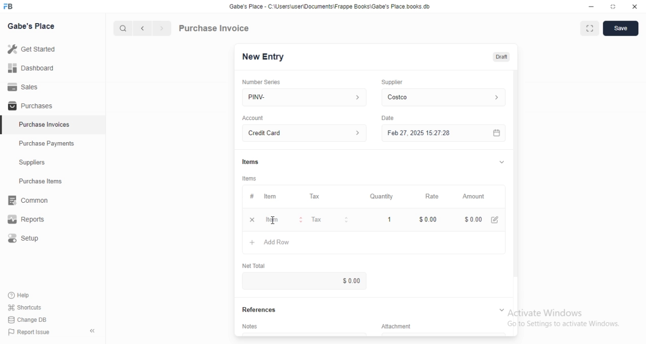 This screenshot has height=344, width=646. I want to click on $0.00, so click(473, 219).